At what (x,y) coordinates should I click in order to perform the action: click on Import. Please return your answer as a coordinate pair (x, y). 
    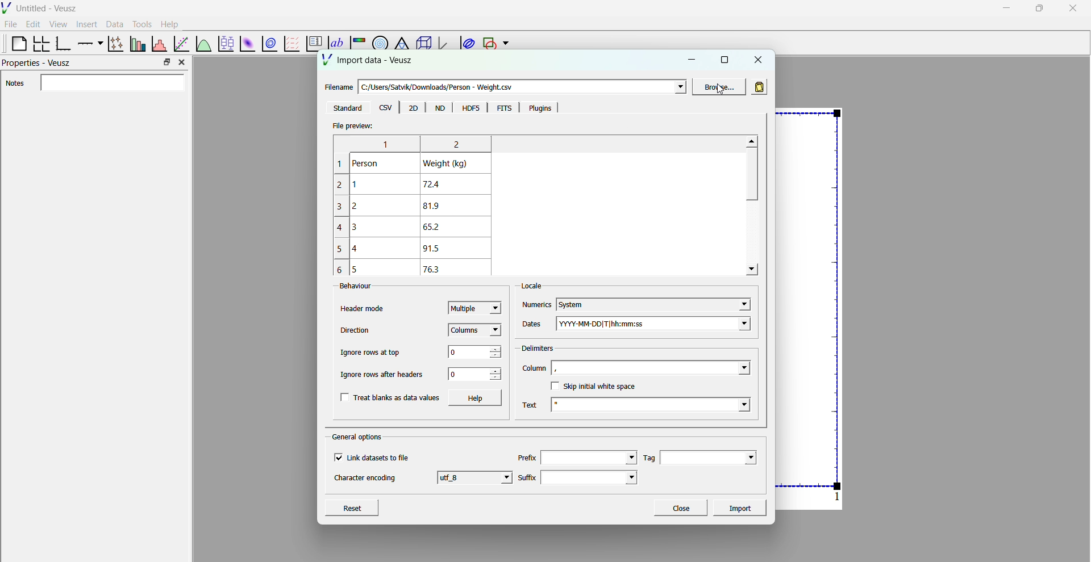
    Looking at the image, I should click on (742, 507).